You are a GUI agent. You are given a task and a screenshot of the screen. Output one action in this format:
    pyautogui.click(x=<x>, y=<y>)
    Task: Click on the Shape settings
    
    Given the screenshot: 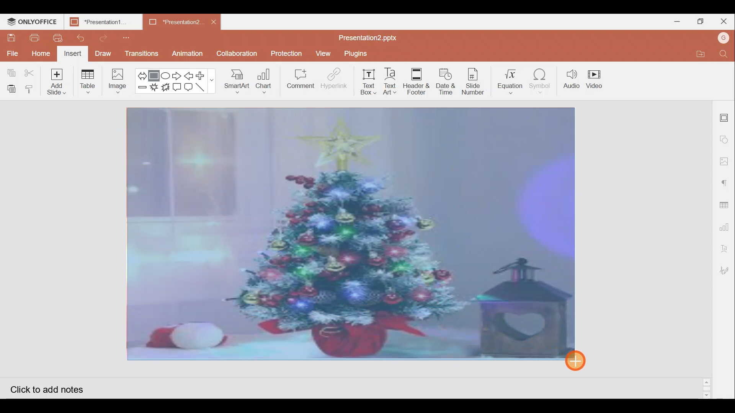 What is the action you would take?
    pyautogui.click(x=726, y=137)
    